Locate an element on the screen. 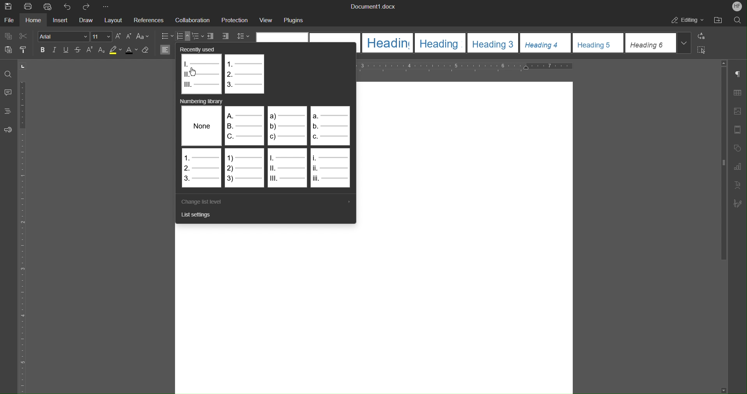 The height and width of the screenshot is (394, 747). Numbered List is located at coordinates (244, 74).